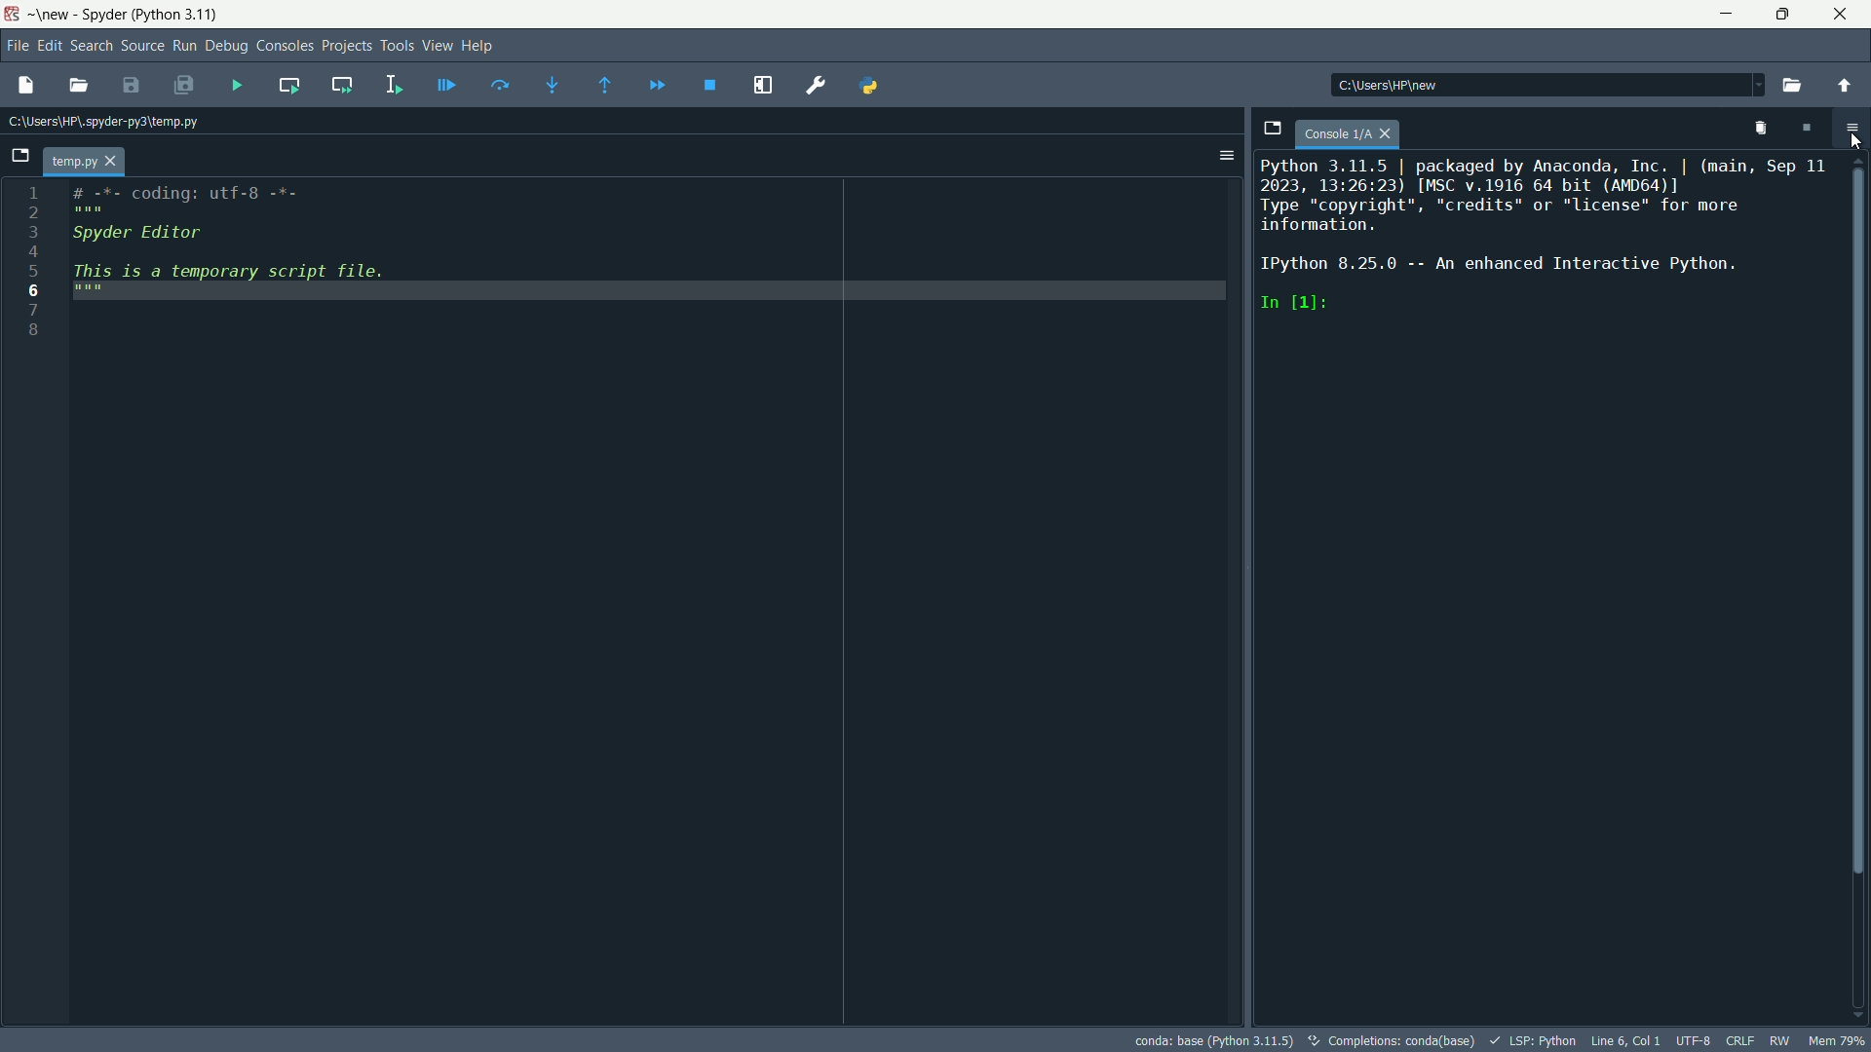 Image resolution: width=1871 pixels, height=1052 pixels. Describe the element at coordinates (150, 15) in the screenshot. I see `Spyder (Python 3.11)` at that location.